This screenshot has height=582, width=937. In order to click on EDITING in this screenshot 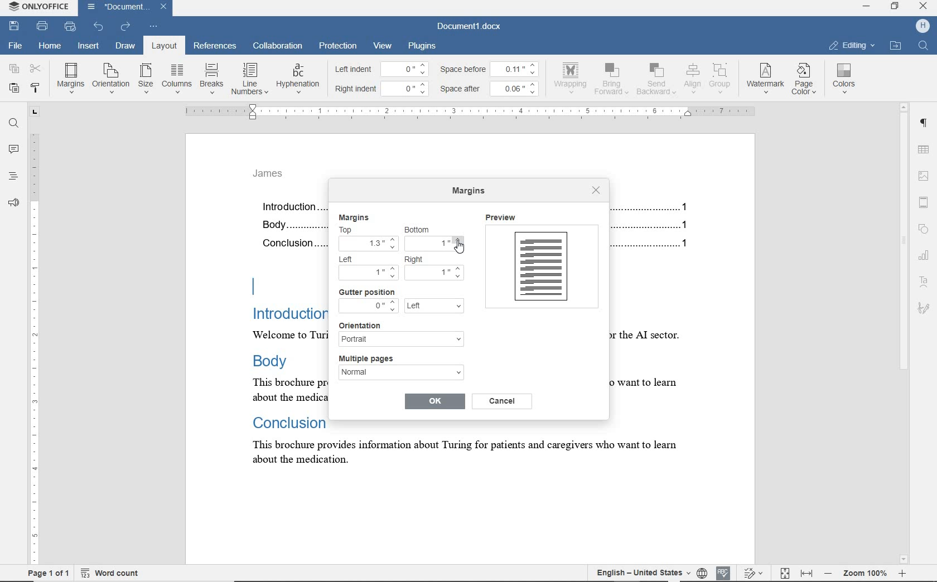, I will do `click(852, 45)`.